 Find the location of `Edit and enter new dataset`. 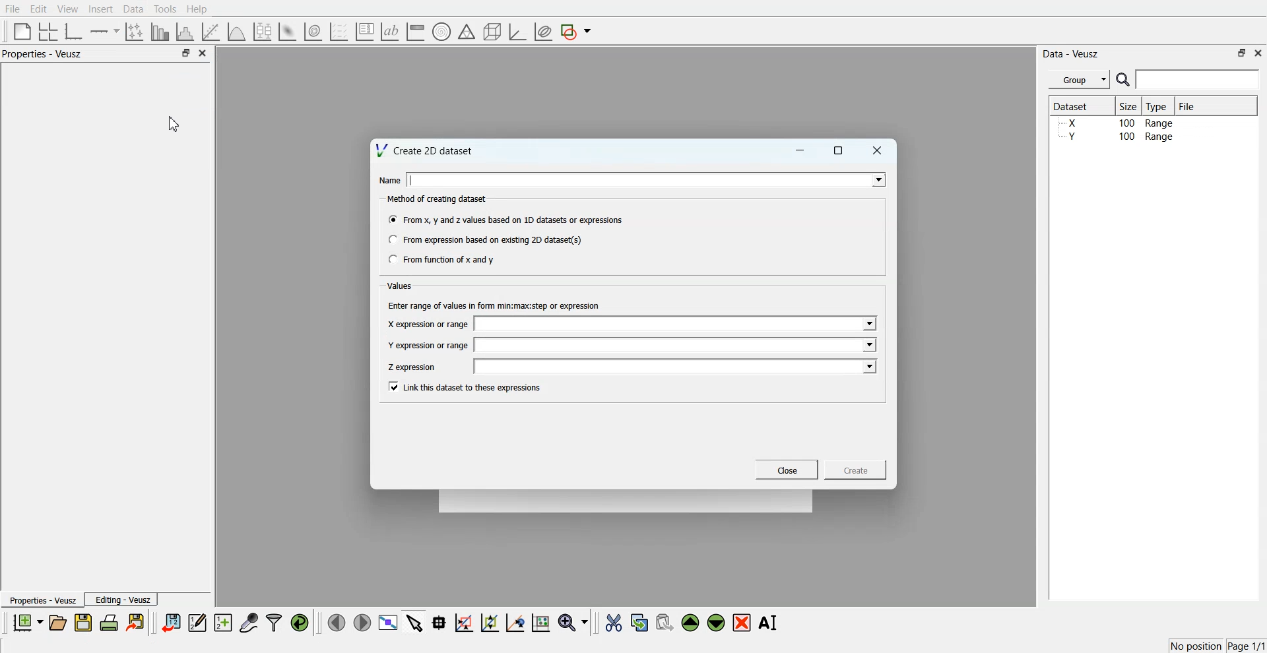

Edit and enter new dataset is located at coordinates (197, 622).